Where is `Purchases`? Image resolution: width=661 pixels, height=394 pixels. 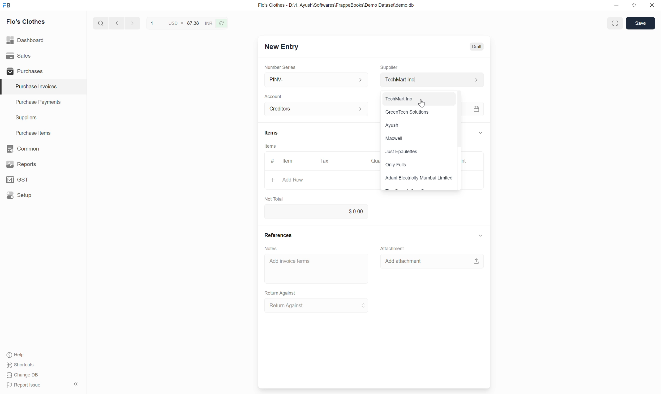 Purchases is located at coordinates (24, 71).